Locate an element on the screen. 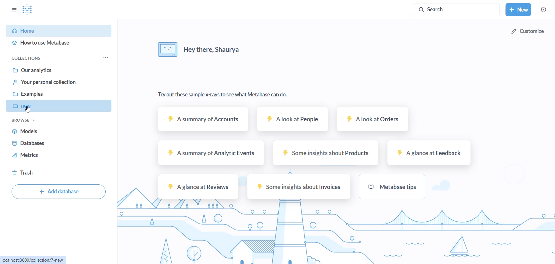  Try out these sample x-rays to see what Metabase can do. is located at coordinates (226, 94).